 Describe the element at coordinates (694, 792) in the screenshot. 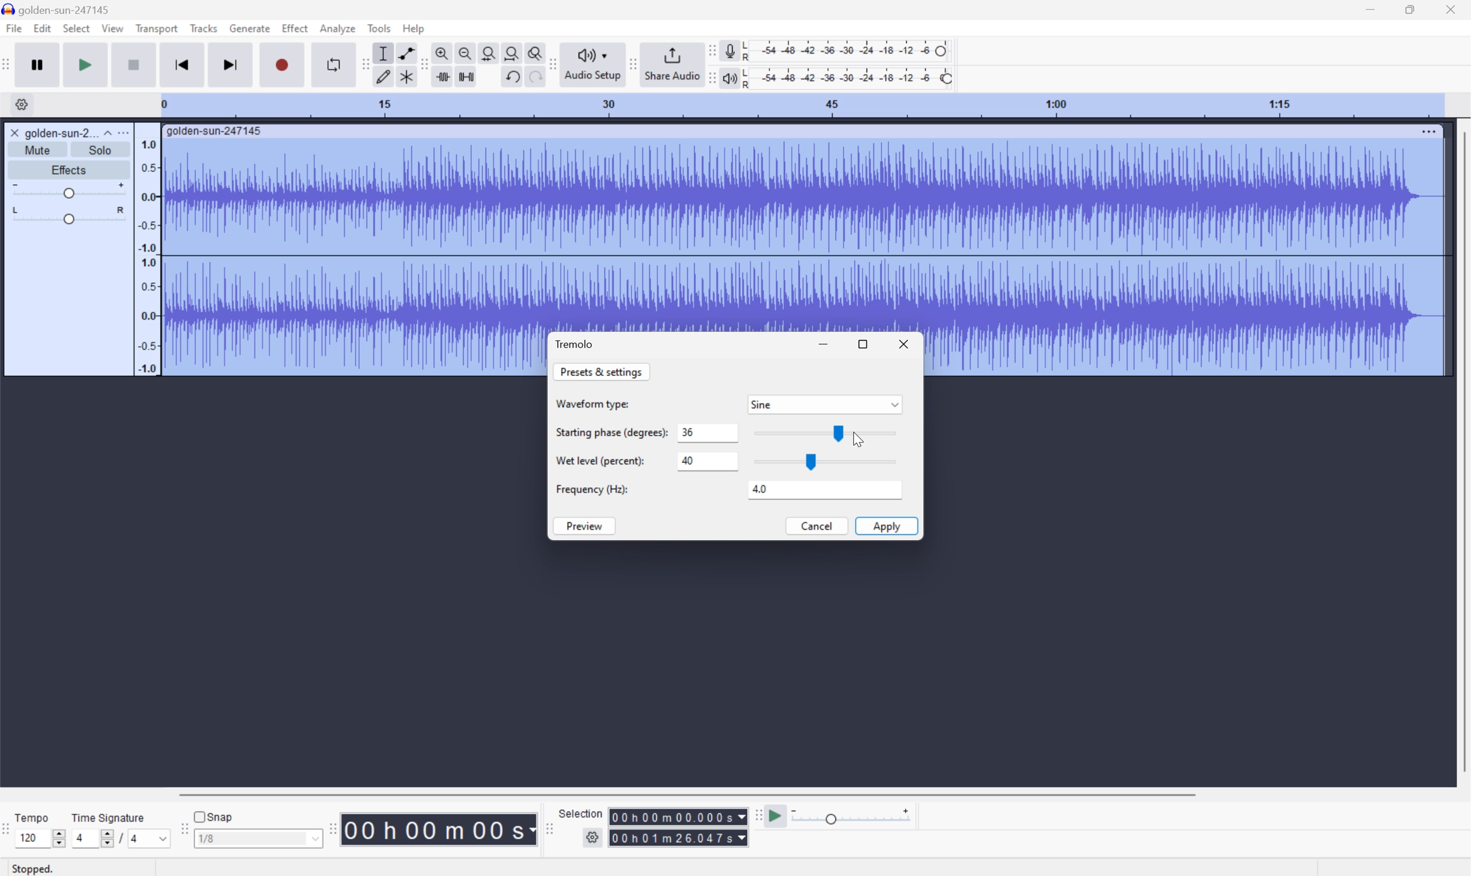

I see `Scroll bar` at that location.